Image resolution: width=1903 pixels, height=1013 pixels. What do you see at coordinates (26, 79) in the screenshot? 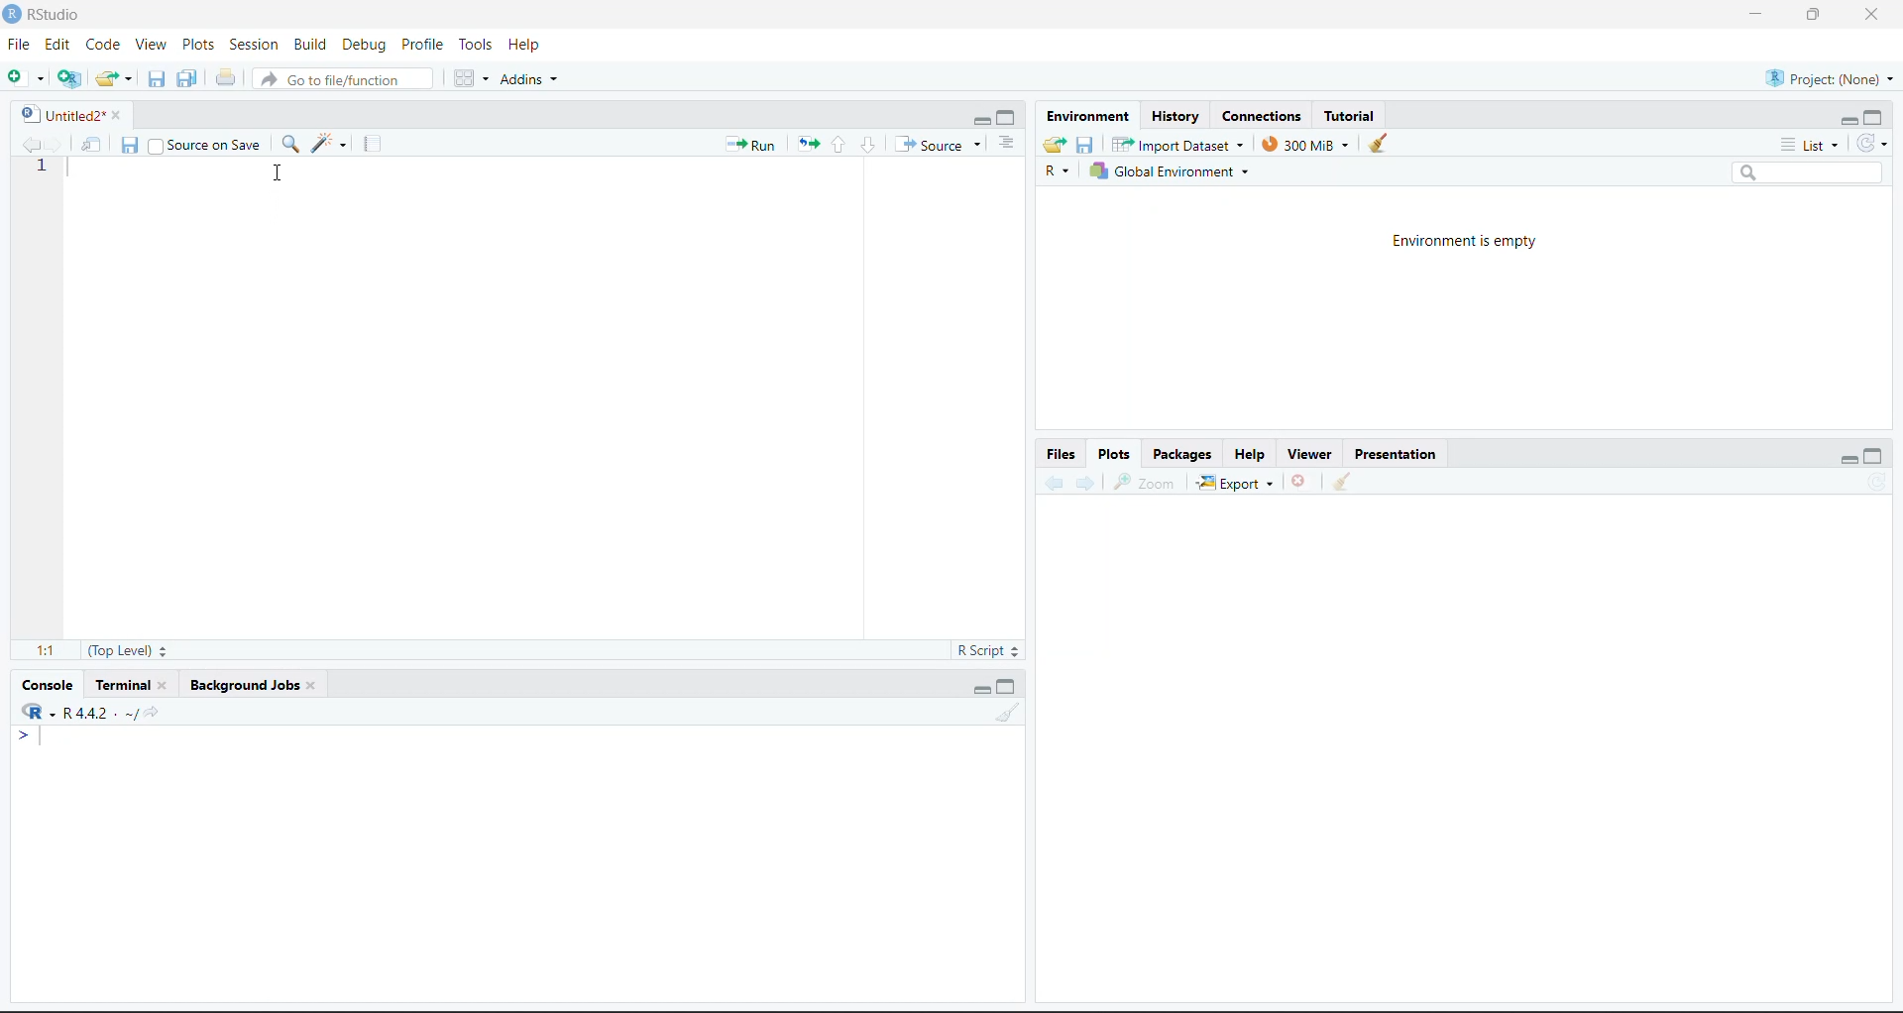
I see `new file` at bounding box center [26, 79].